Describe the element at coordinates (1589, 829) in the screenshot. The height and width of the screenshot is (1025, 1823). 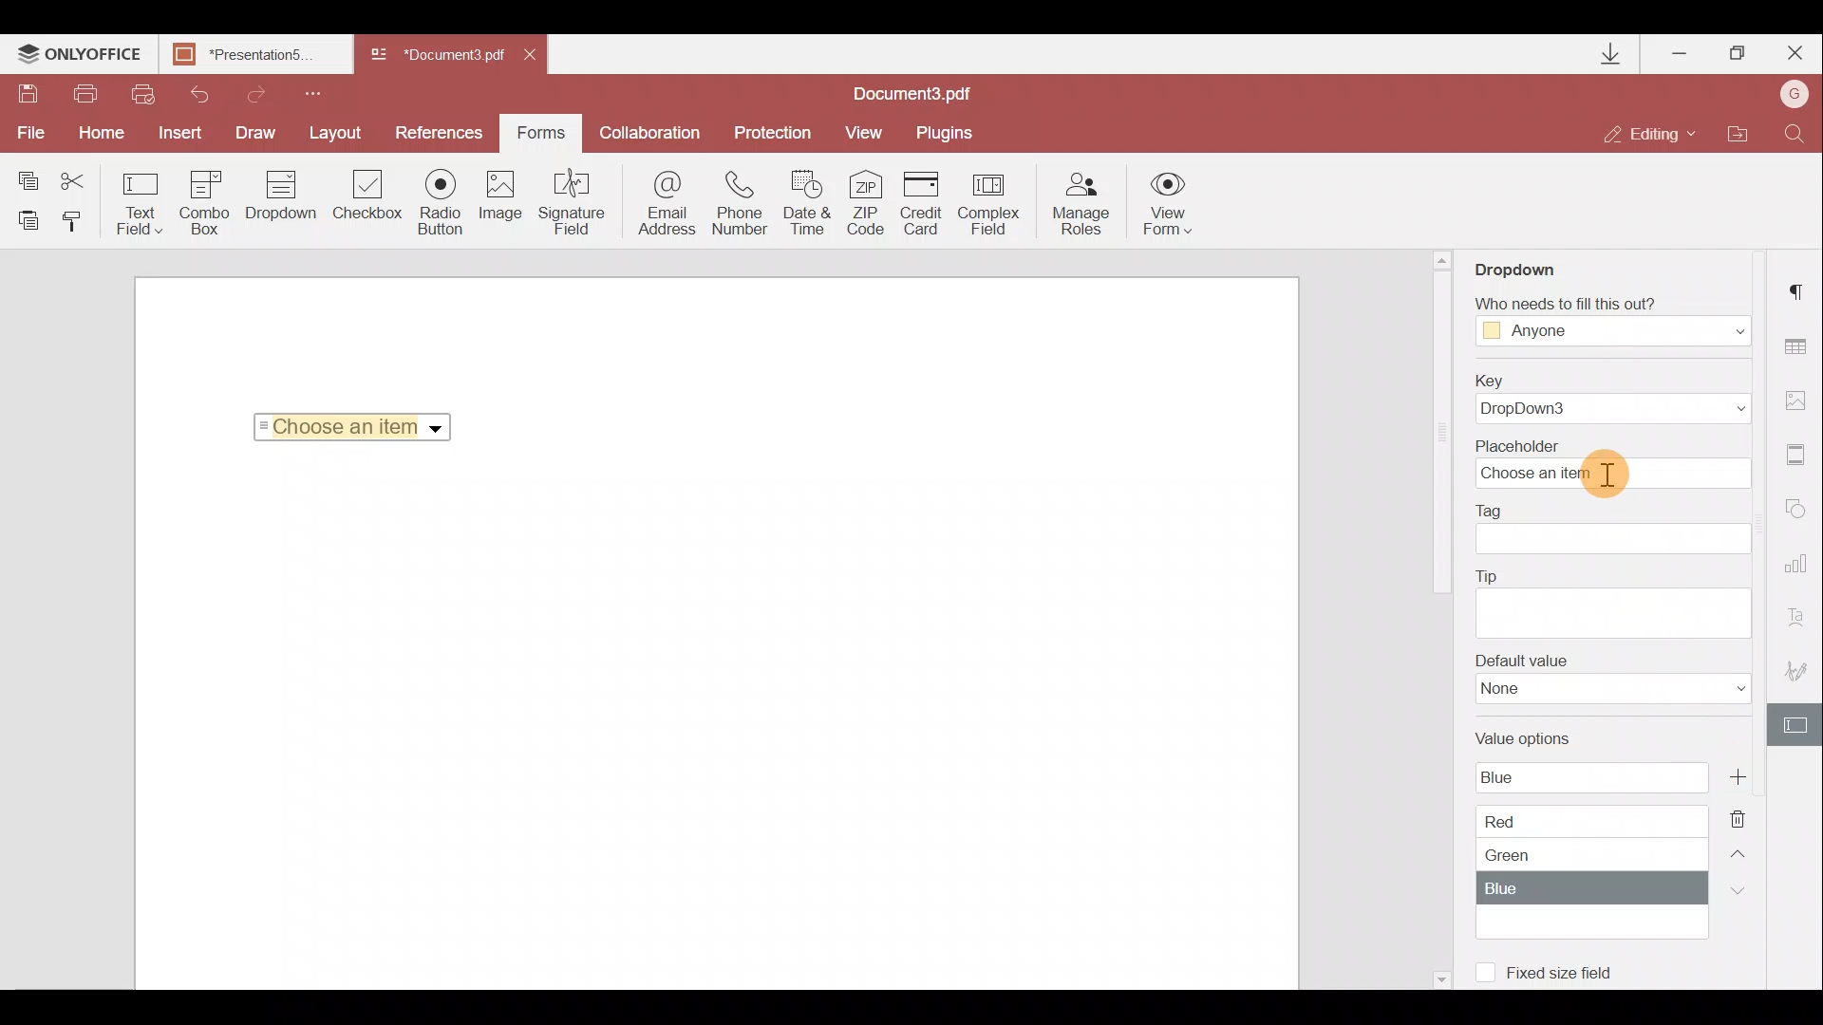
I see `Value options` at that location.